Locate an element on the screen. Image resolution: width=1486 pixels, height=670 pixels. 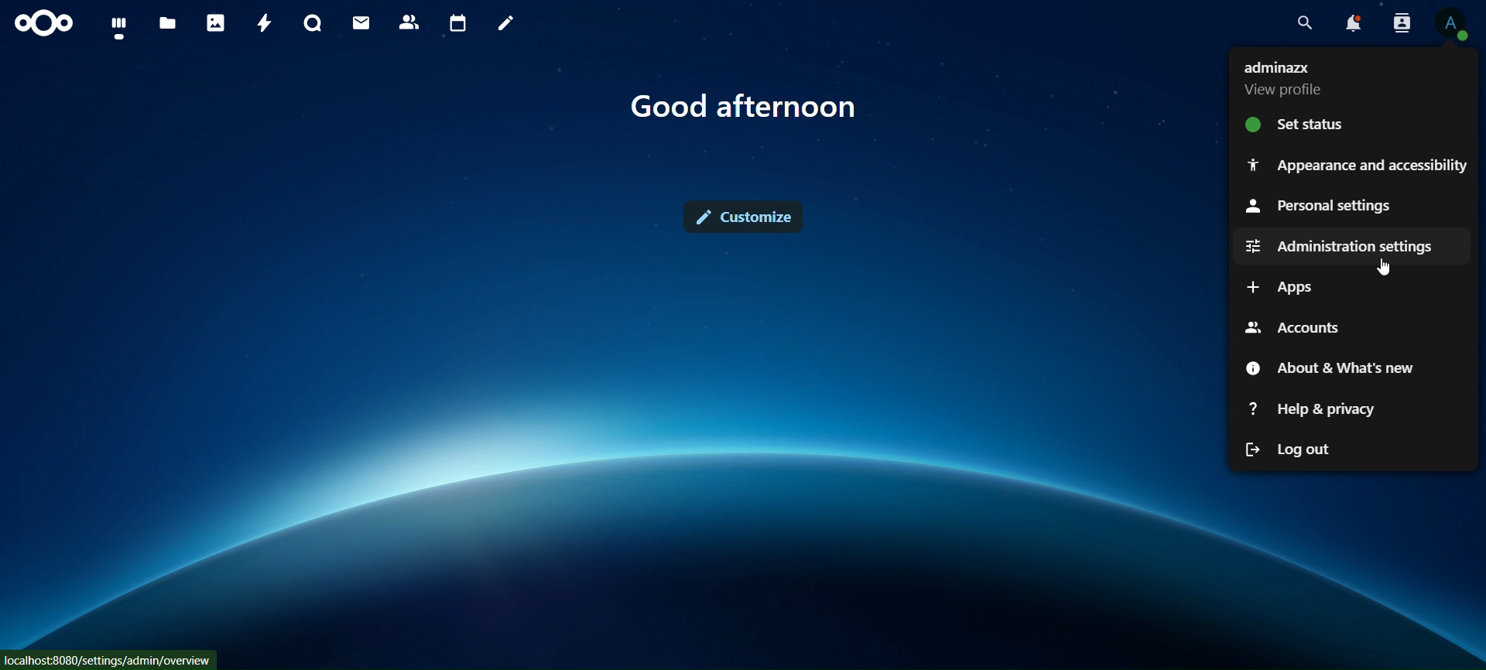
search is located at coordinates (1302, 23).